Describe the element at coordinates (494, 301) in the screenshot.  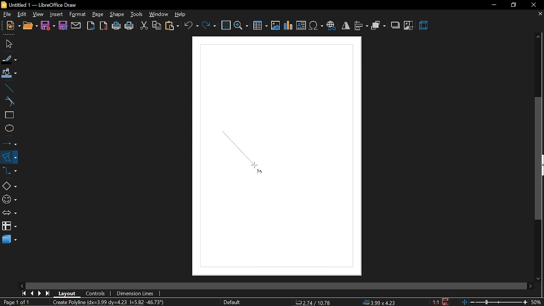
I see `change zoom` at that location.